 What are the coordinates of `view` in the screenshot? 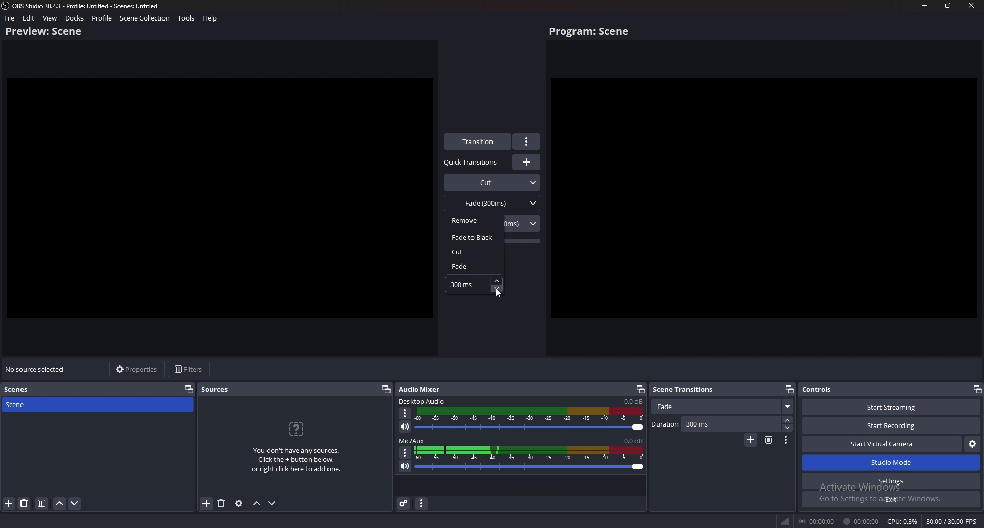 It's located at (50, 18).